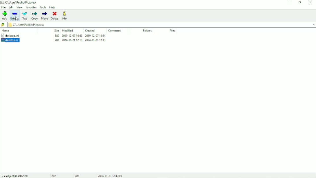 This screenshot has width=316, height=178. Describe the element at coordinates (20, 8) in the screenshot. I see `View` at that location.